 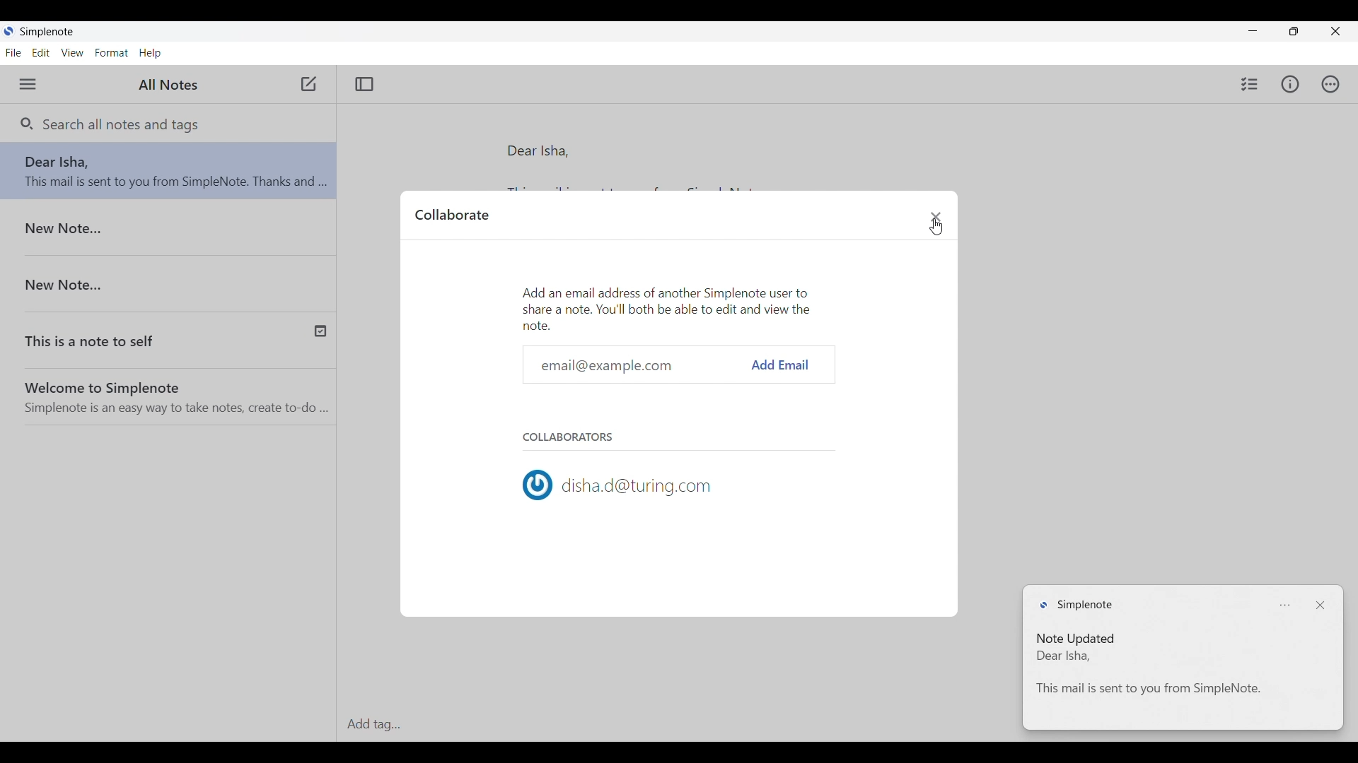 What do you see at coordinates (166, 85) in the screenshot?
I see `All Notes(Title of left side panel)` at bounding box center [166, 85].